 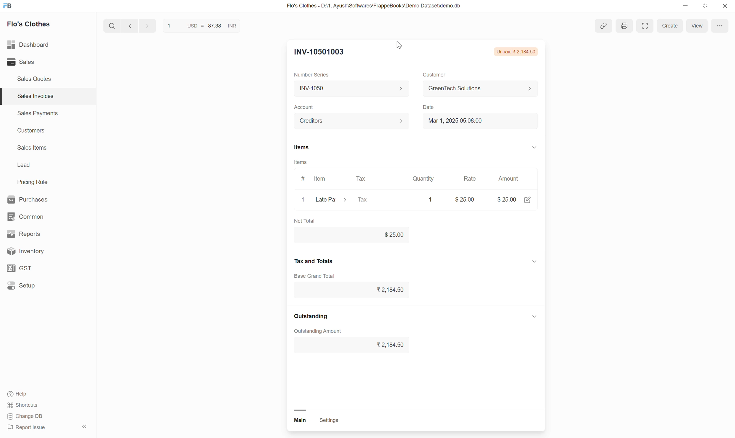 I want to click on close , so click(x=726, y=6).